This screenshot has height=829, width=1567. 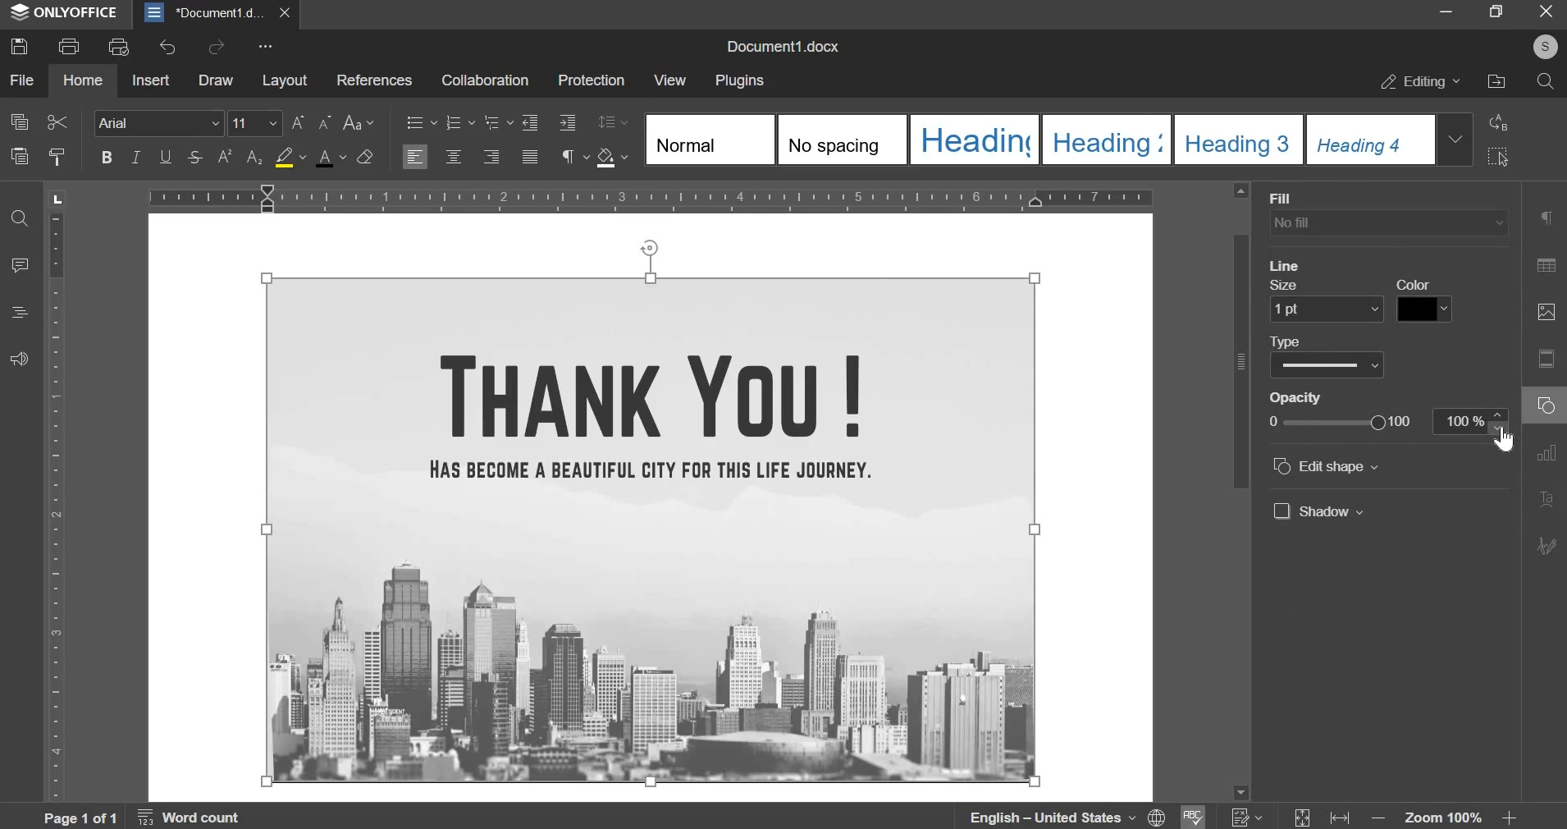 I want to click on S, so click(x=1543, y=48).